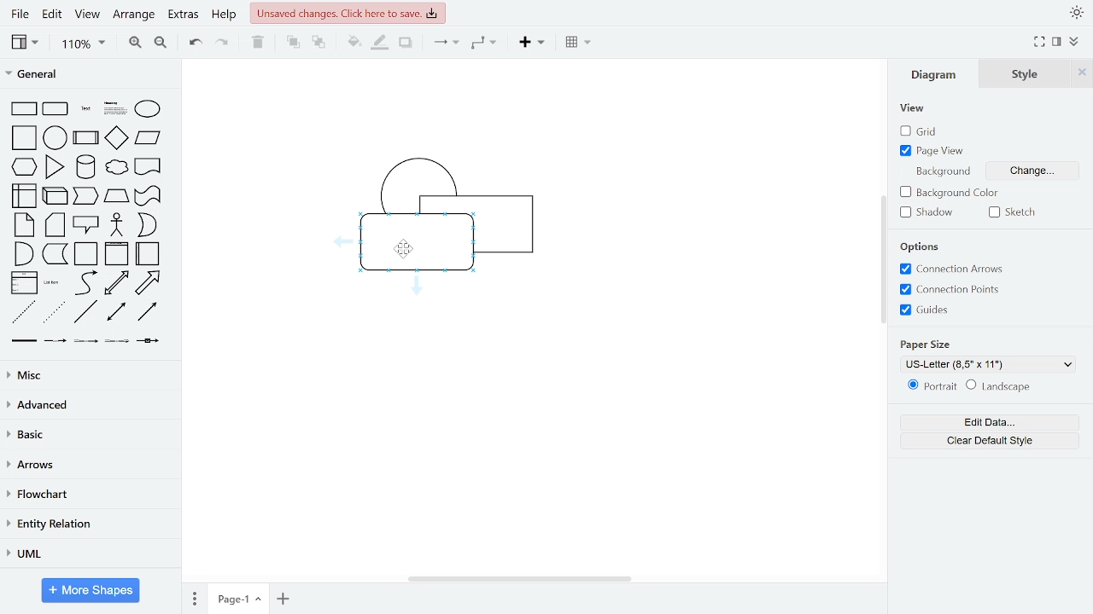 The height and width of the screenshot is (614, 1093). I want to click on arrow, so click(147, 284).